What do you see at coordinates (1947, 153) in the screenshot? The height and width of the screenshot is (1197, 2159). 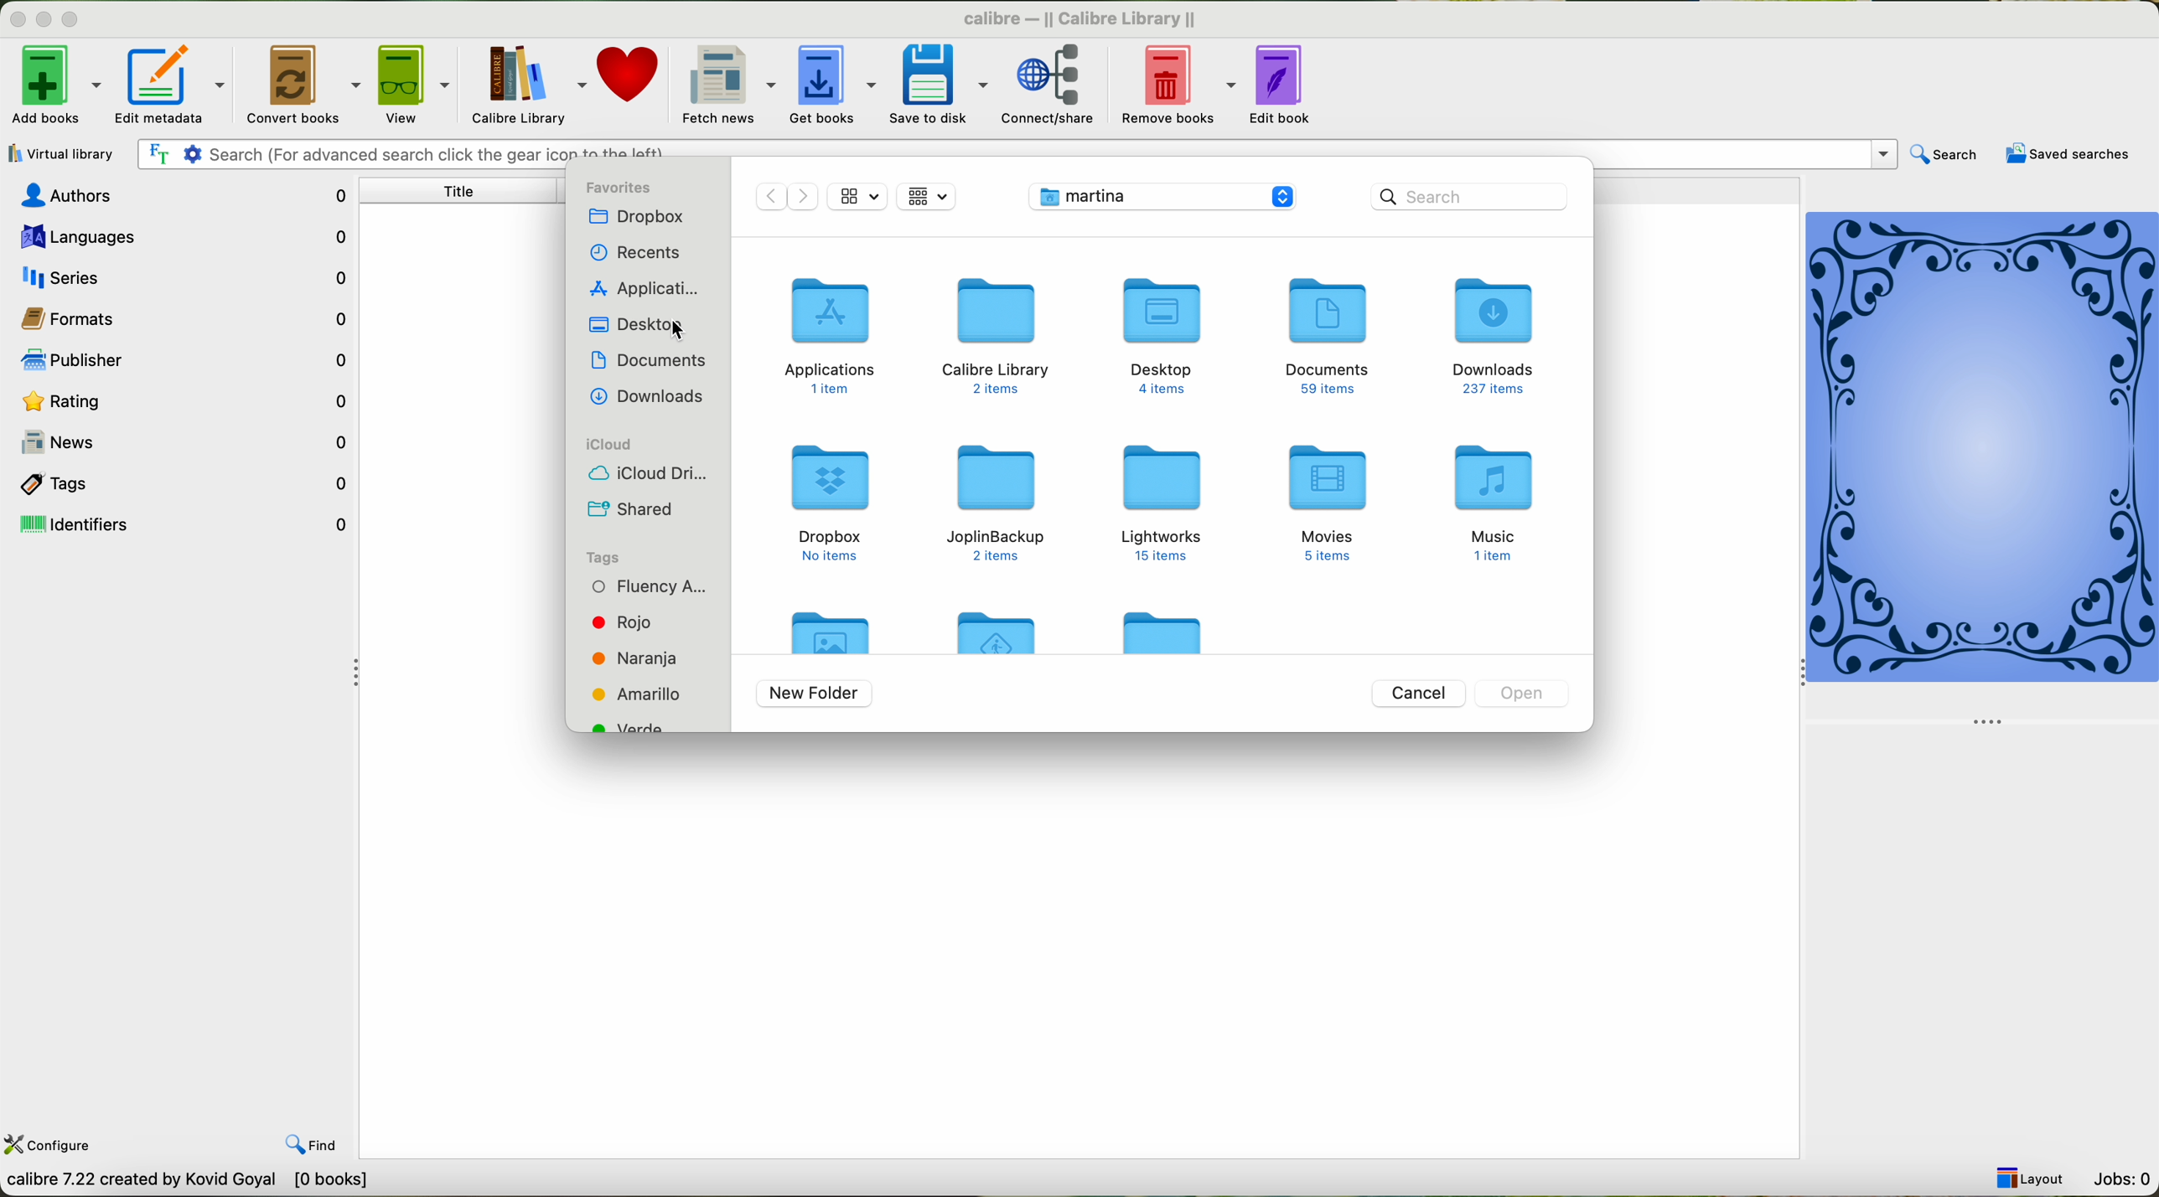 I see `search` at bounding box center [1947, 153].